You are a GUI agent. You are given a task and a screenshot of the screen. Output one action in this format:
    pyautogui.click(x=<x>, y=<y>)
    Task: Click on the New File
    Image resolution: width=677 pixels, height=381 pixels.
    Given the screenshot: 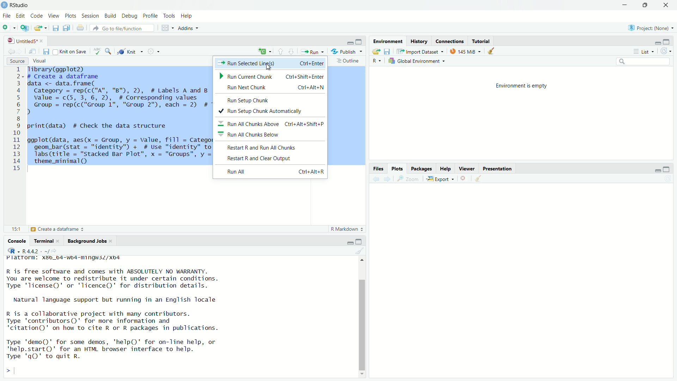 What is the action you would take?
    pyautogui.click(x=10, y=28)
    